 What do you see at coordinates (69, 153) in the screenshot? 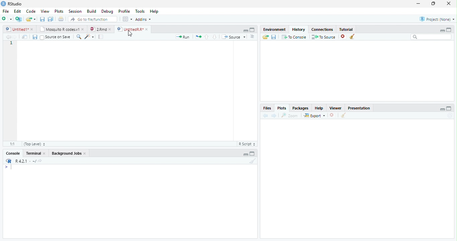
I see `Background Jobs` at bounding box center [69, 153].